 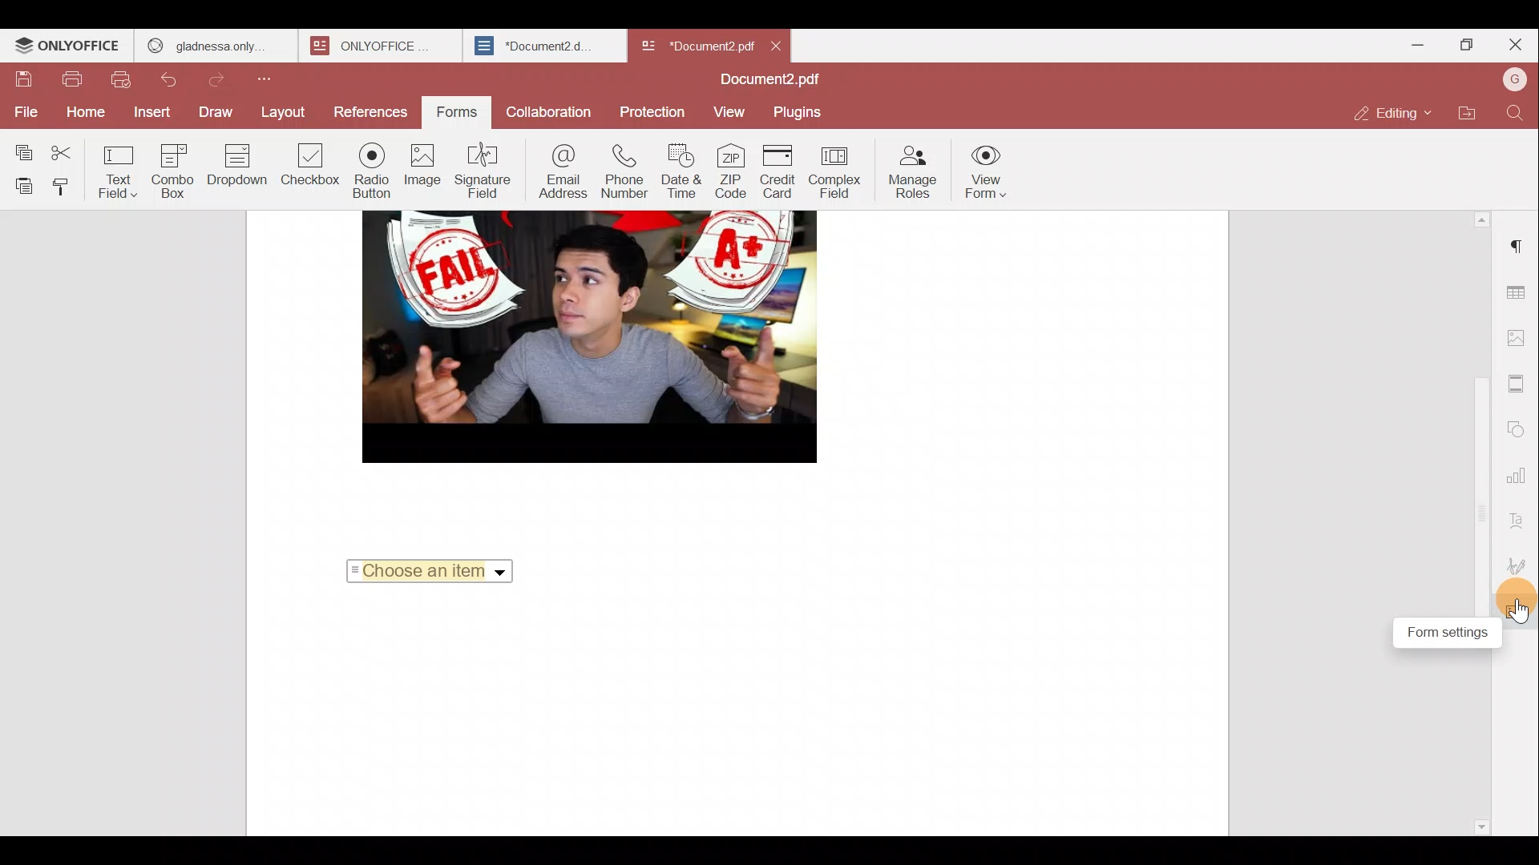 What do you see at coordinates (147, 112) in the screenshot?
I see `Insert` at bounding box center [147, 112].